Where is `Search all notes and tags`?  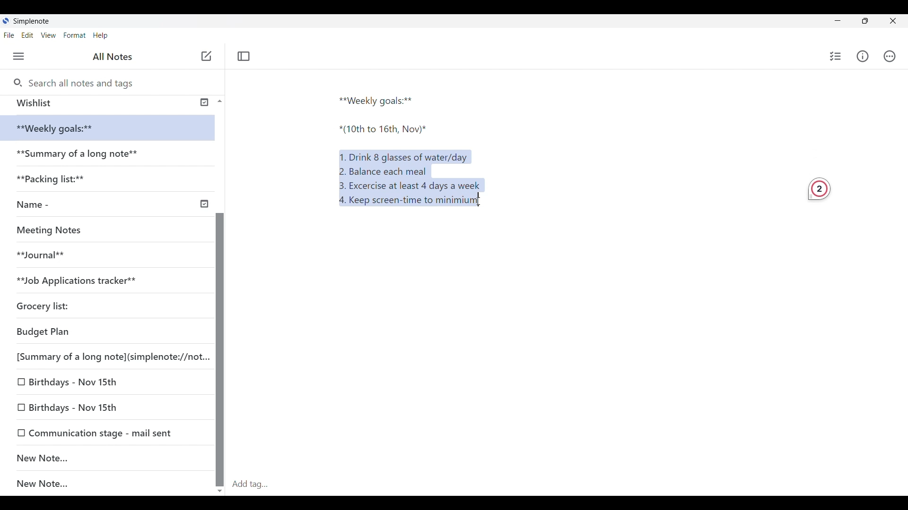 Search all notes and tags is located at coordinates (81, 82).